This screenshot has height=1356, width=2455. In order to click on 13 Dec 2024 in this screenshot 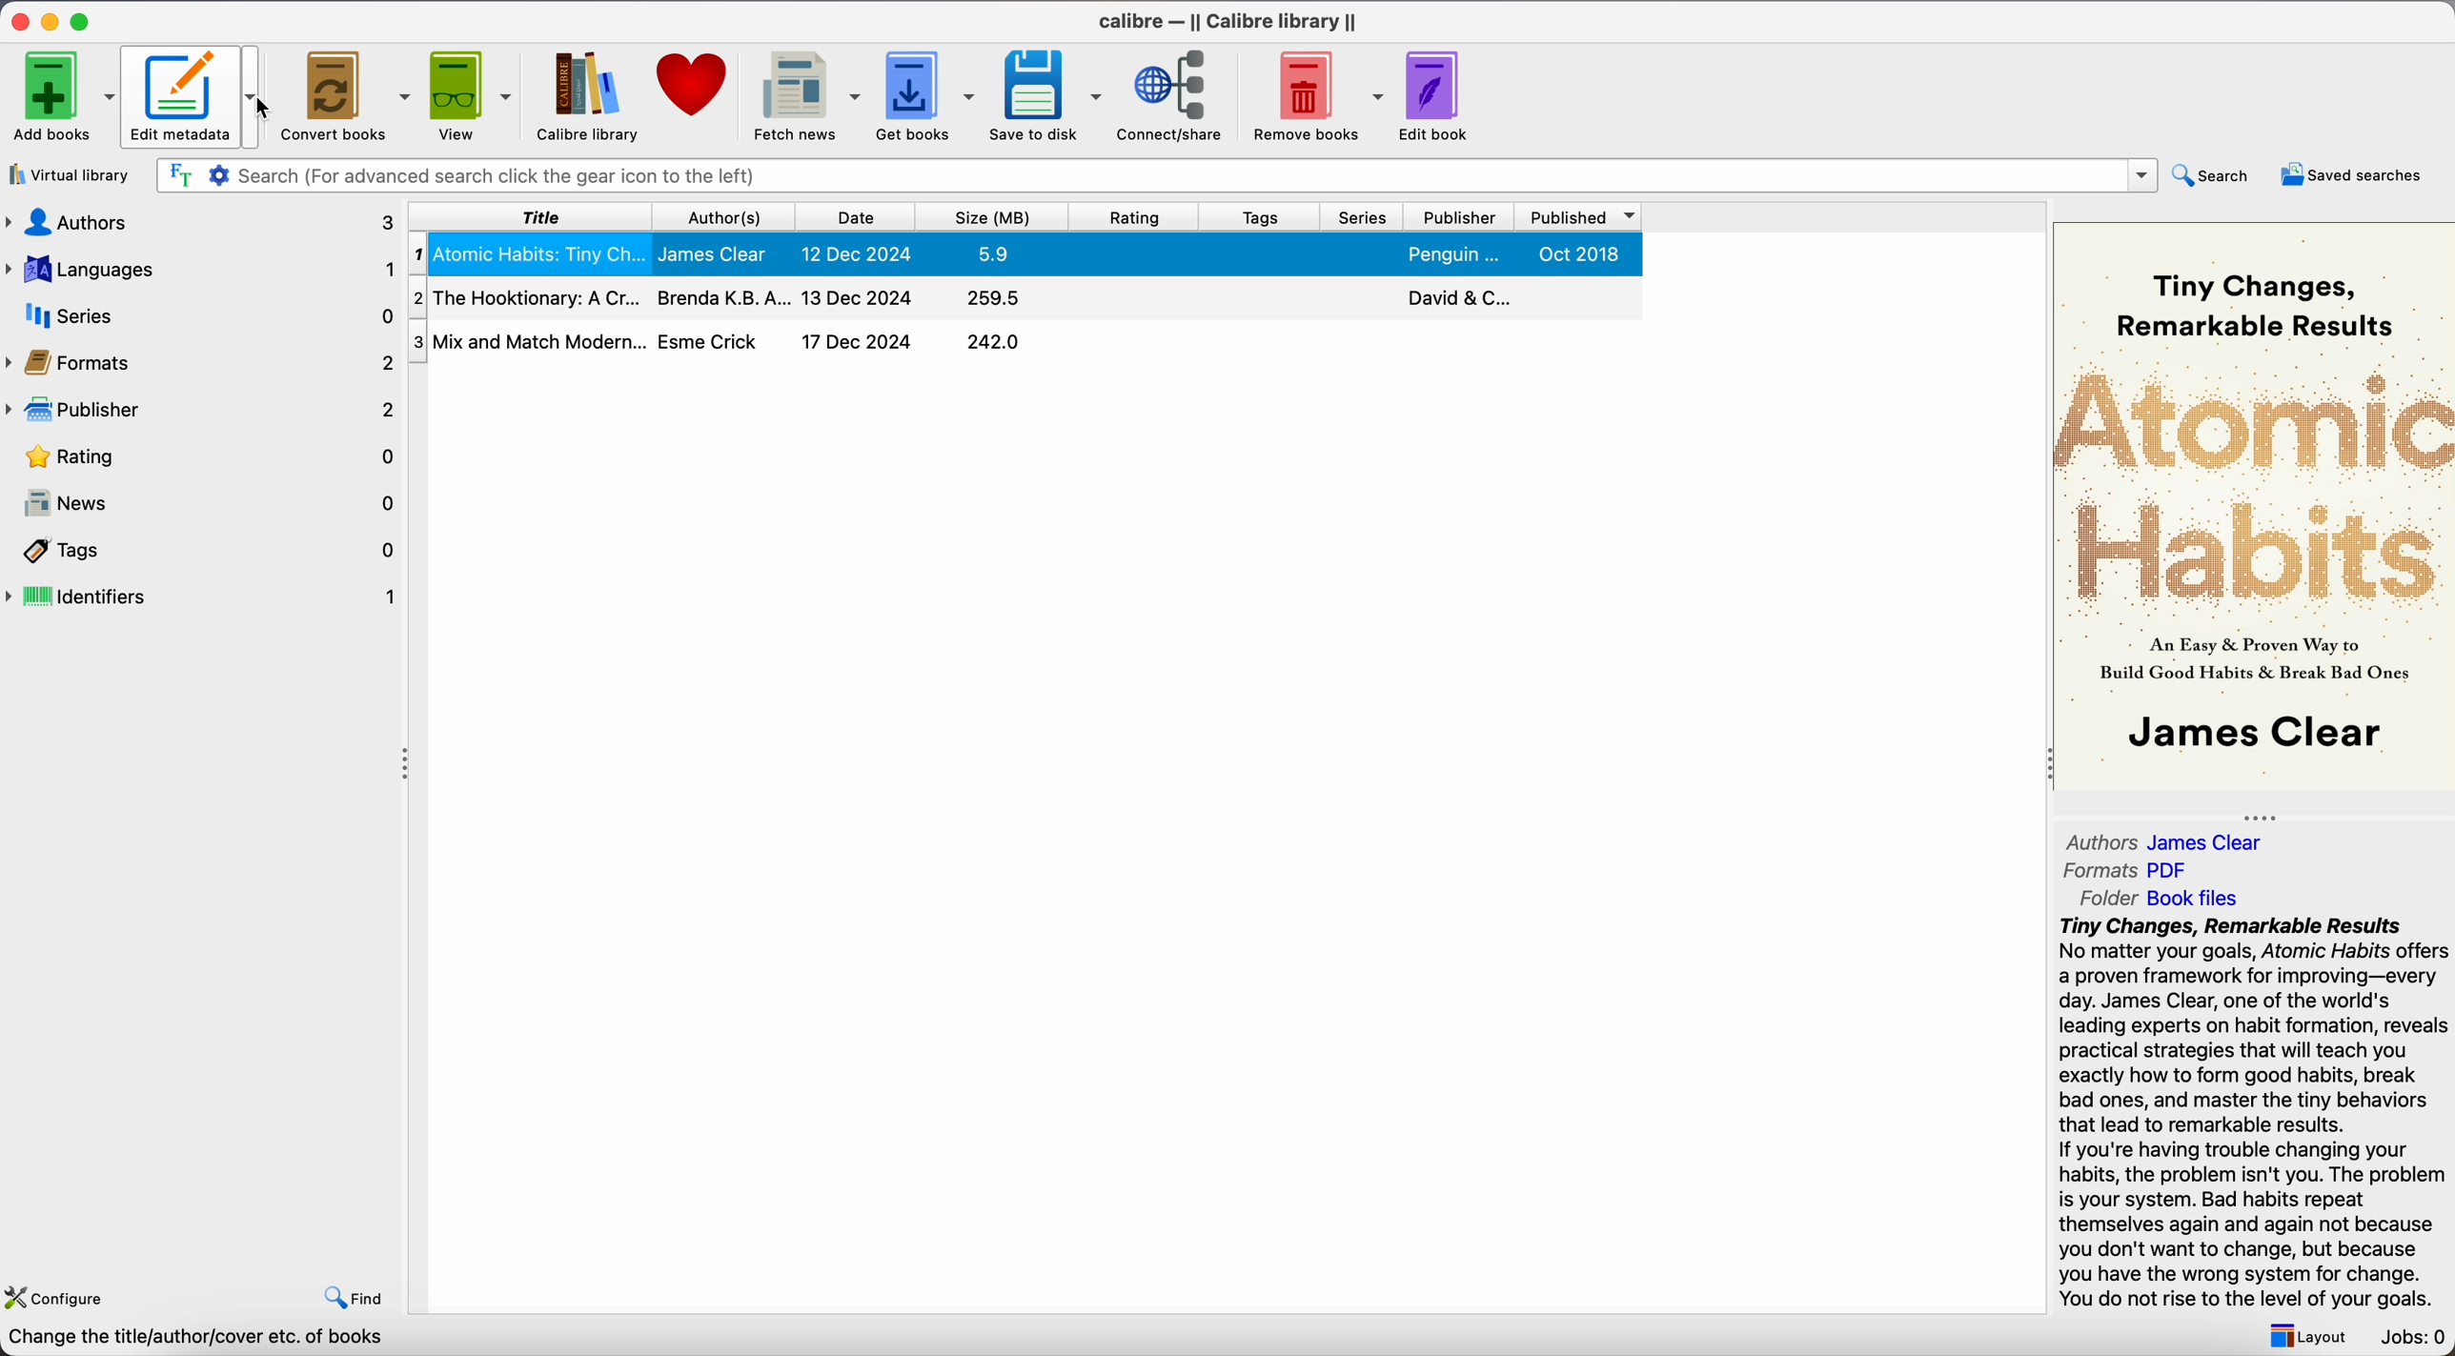, I will do `click(859, 296)`.